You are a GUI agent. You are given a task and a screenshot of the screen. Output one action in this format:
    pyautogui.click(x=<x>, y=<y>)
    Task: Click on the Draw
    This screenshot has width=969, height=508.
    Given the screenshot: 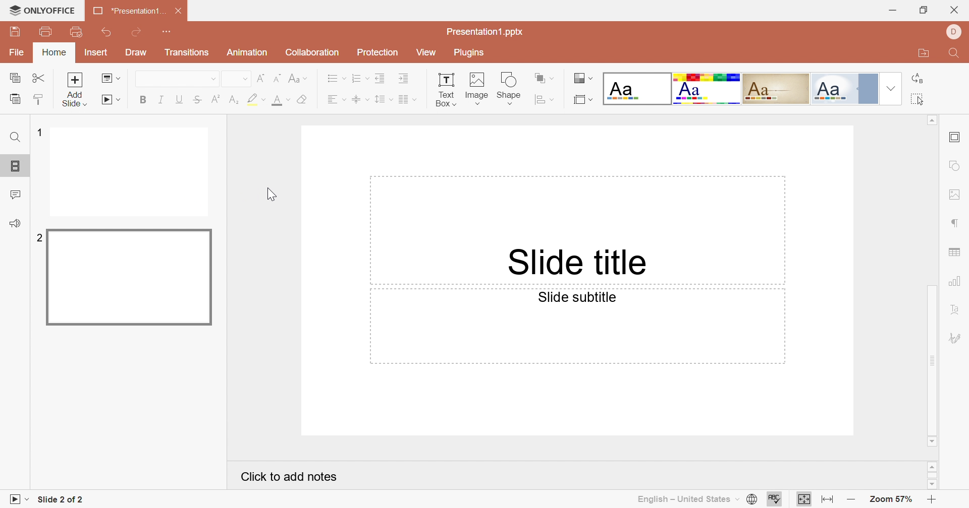 What is the action you would take?
    pyautogui.click(x=138, y=54)
    